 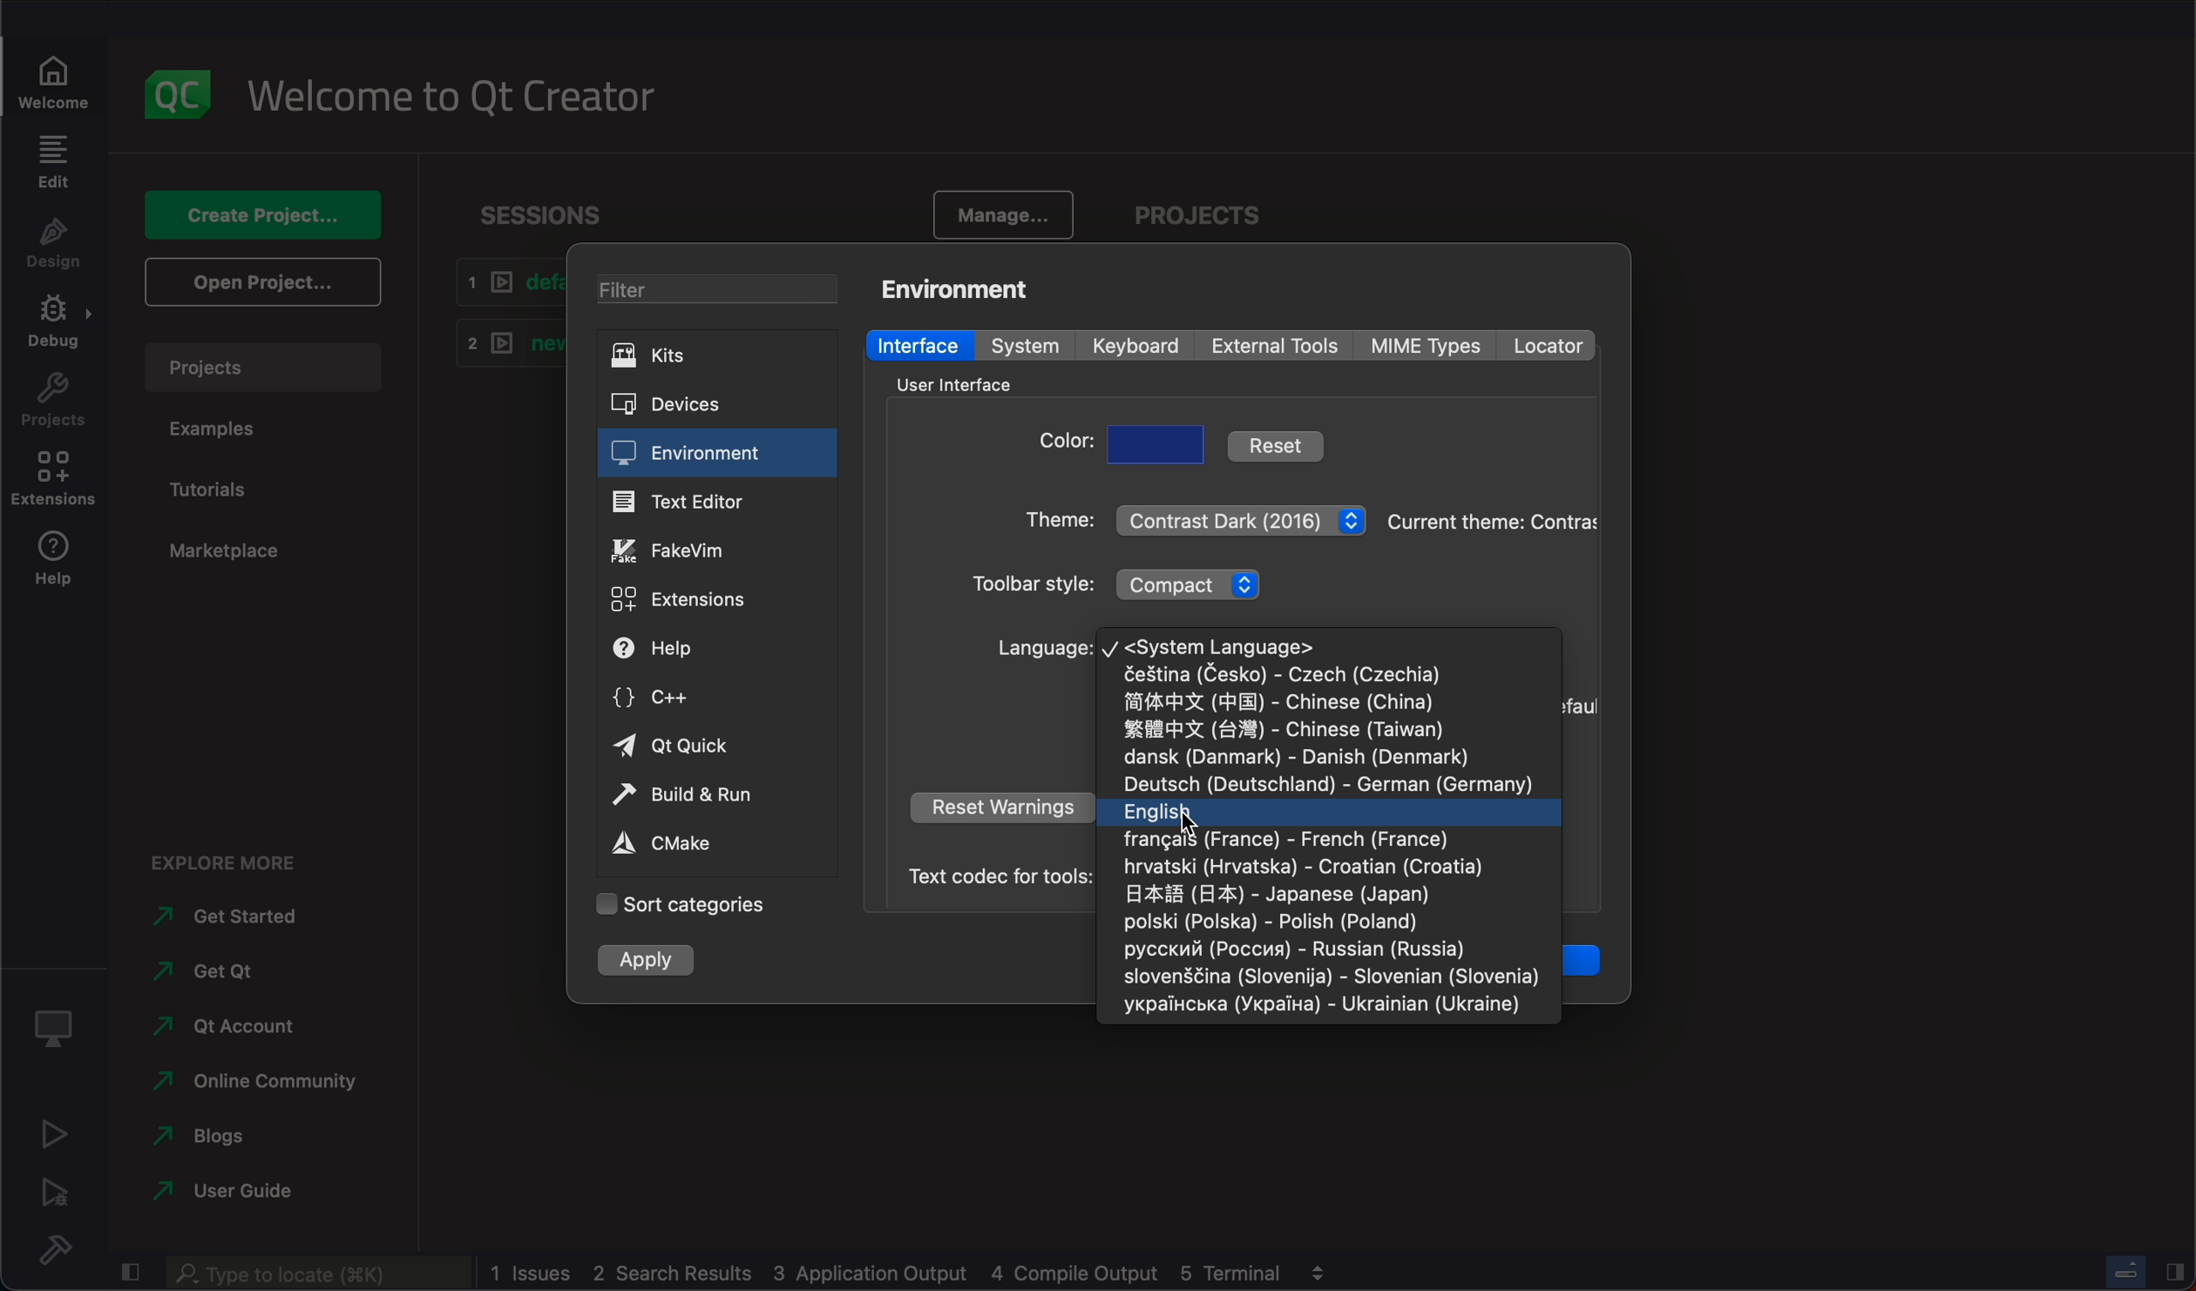 What do you see at coordinates (456, 98) in the screenshot?
I see `welcome` at bounding box center [456, 98].